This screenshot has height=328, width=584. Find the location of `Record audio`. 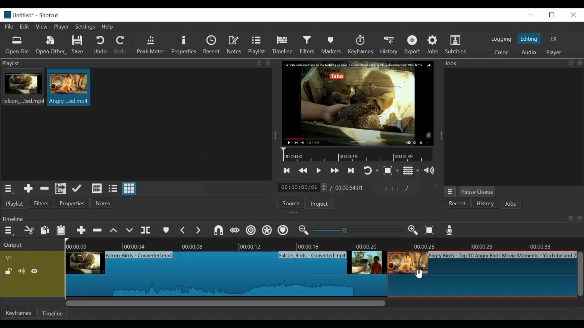

Record audio is located at coordinates (450, 232).